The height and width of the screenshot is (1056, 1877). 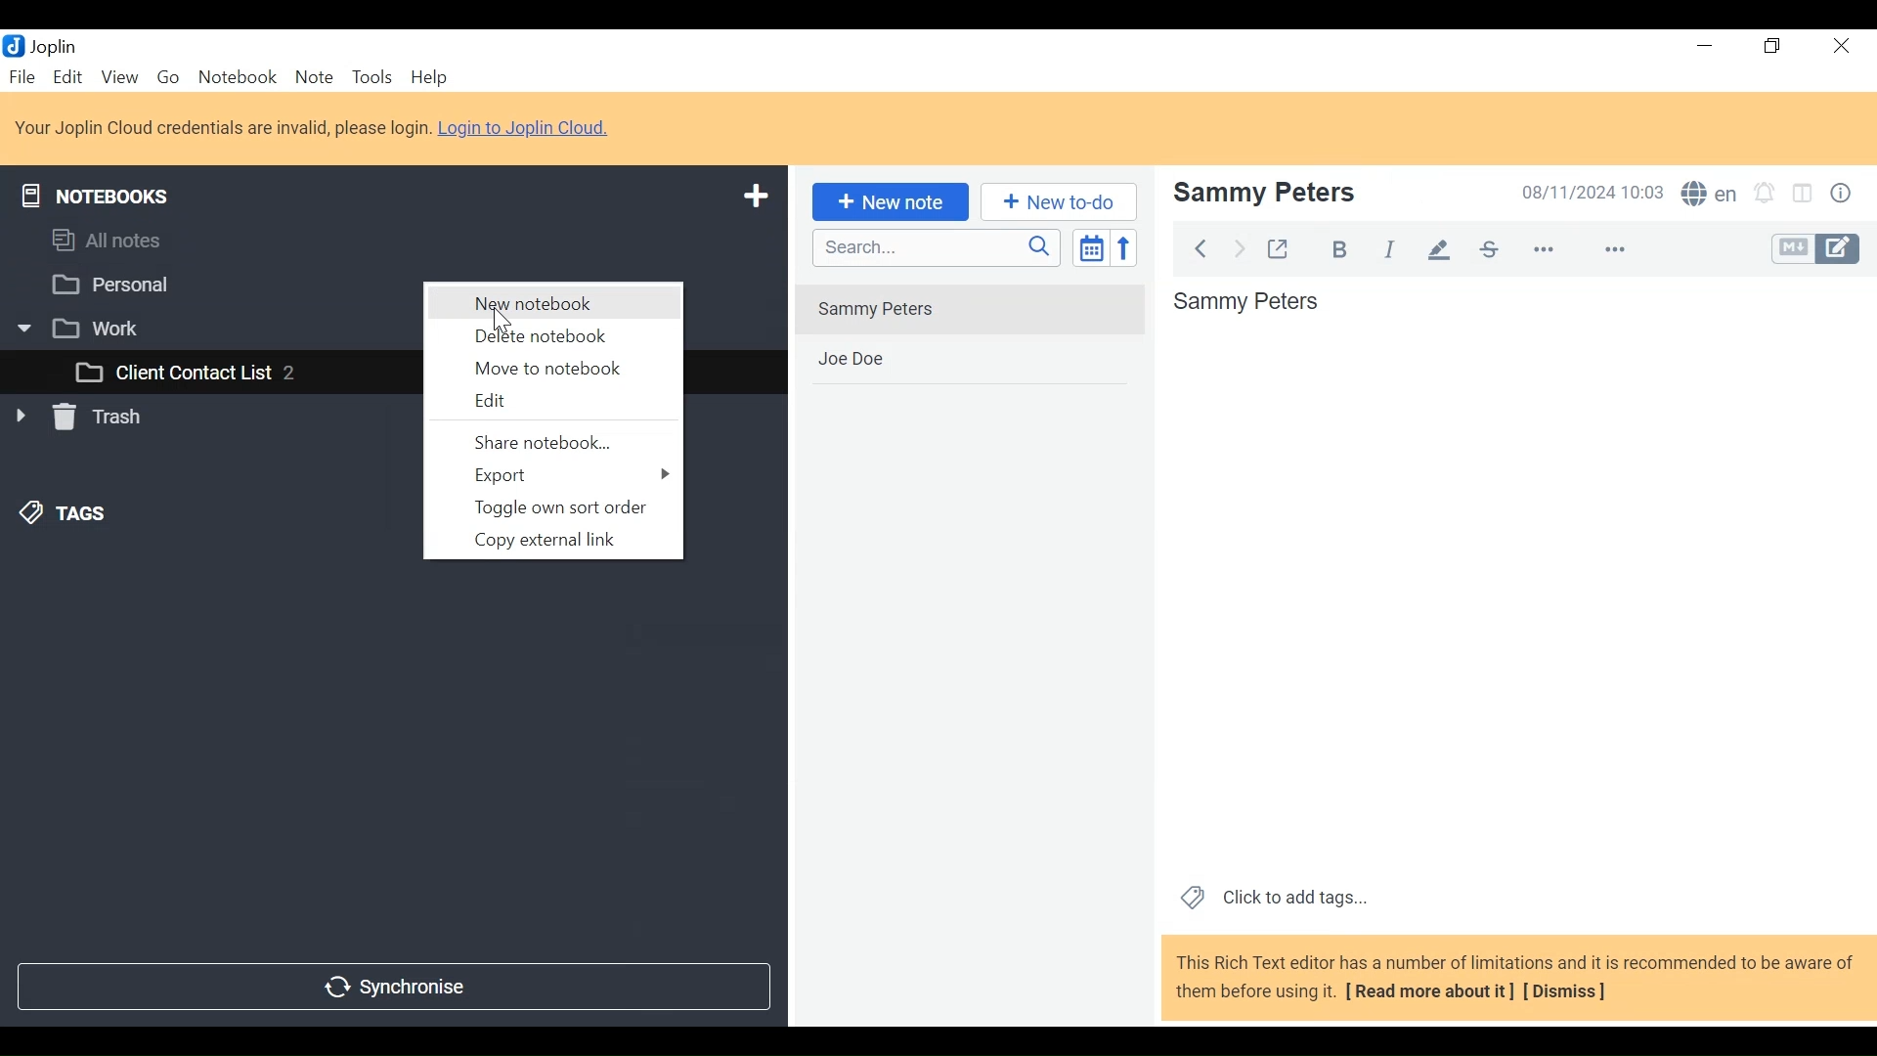 I want to click on This Rich Text editor has a number of limitations and it is recommended to be aware of
them before using it. [ Read more about it] [Dismiss], so click(x=1515, y=979).